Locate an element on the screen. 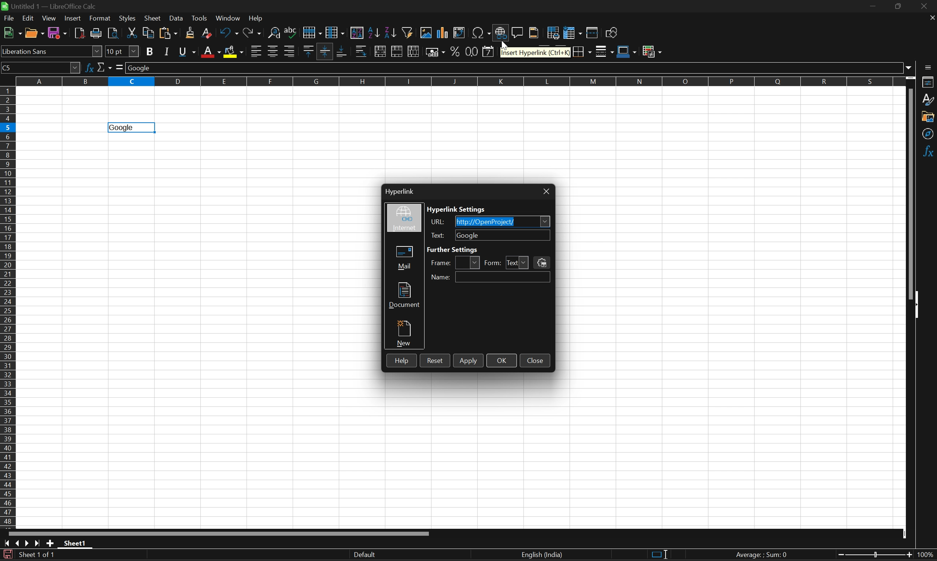 This screenshot has width=937, height=561. Align right is located at coordinates (290, 51).